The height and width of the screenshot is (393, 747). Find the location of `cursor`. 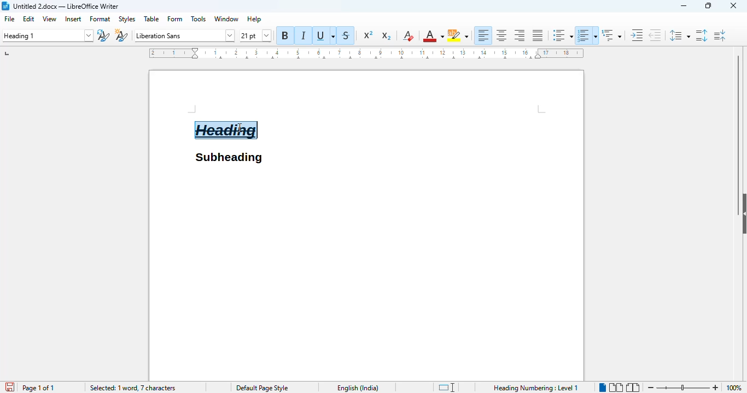

cursor is located at coordinates (240, 127).